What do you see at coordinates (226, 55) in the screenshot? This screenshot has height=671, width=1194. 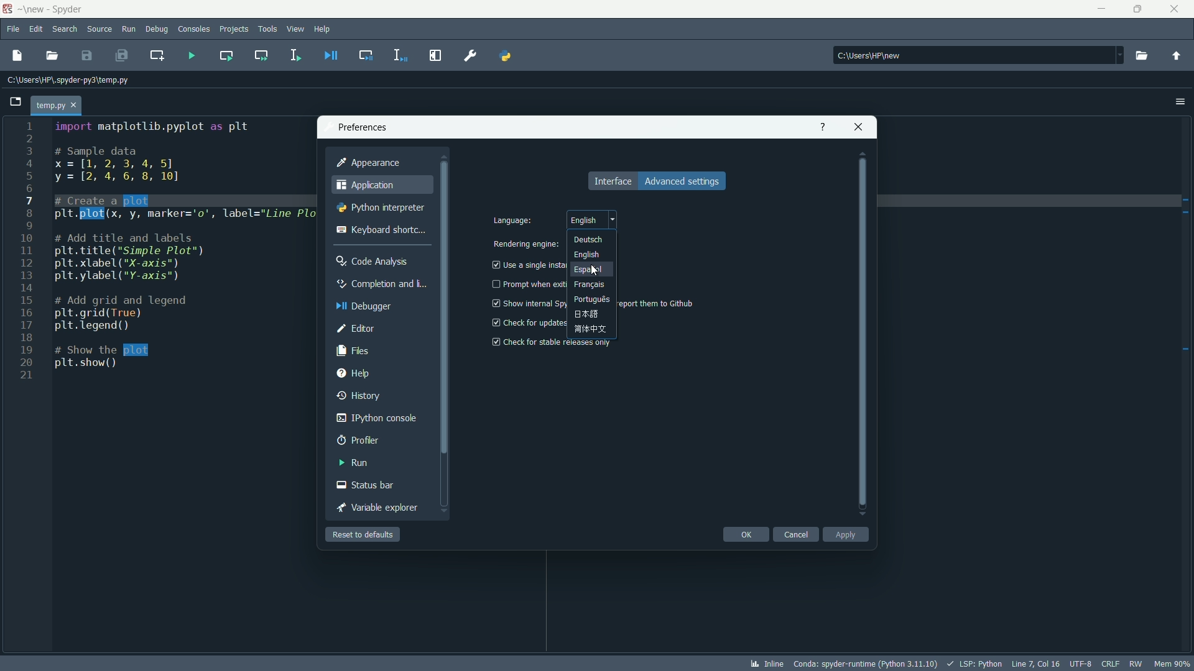 I see `run current cell` at bounding box center [226, 55].